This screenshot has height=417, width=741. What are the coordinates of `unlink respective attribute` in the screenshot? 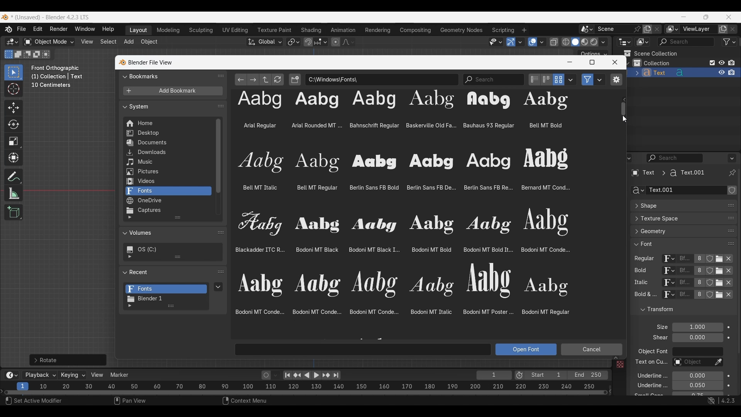 It's located at (725, 296).